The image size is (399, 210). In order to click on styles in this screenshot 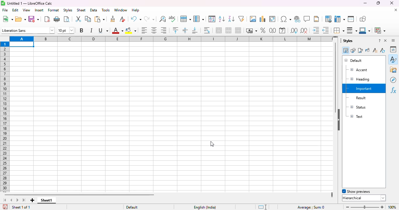, I will do `click(393, 59)`.